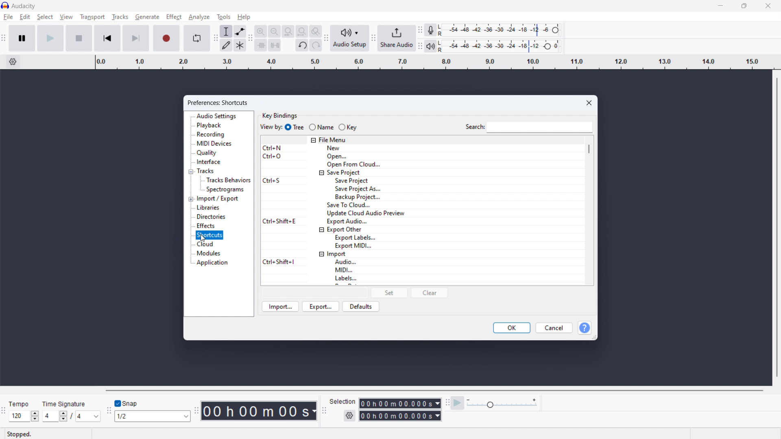  I want to click on share audio, so click(397, 38).